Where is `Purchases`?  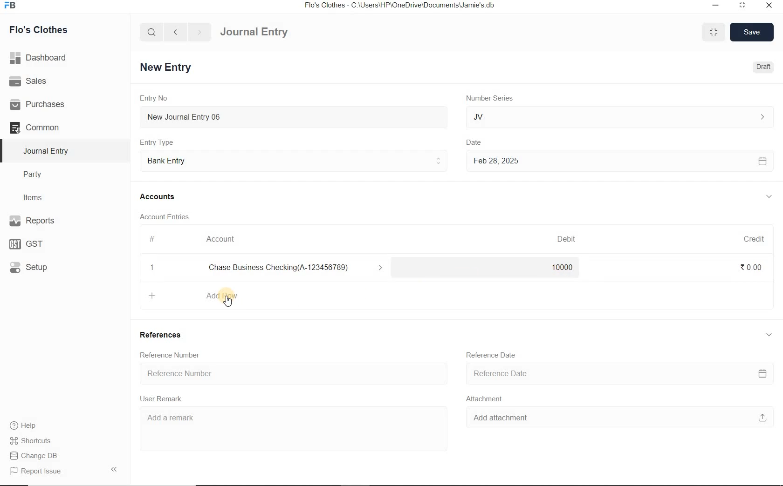 Purchases is located at coordinates (41, 104).